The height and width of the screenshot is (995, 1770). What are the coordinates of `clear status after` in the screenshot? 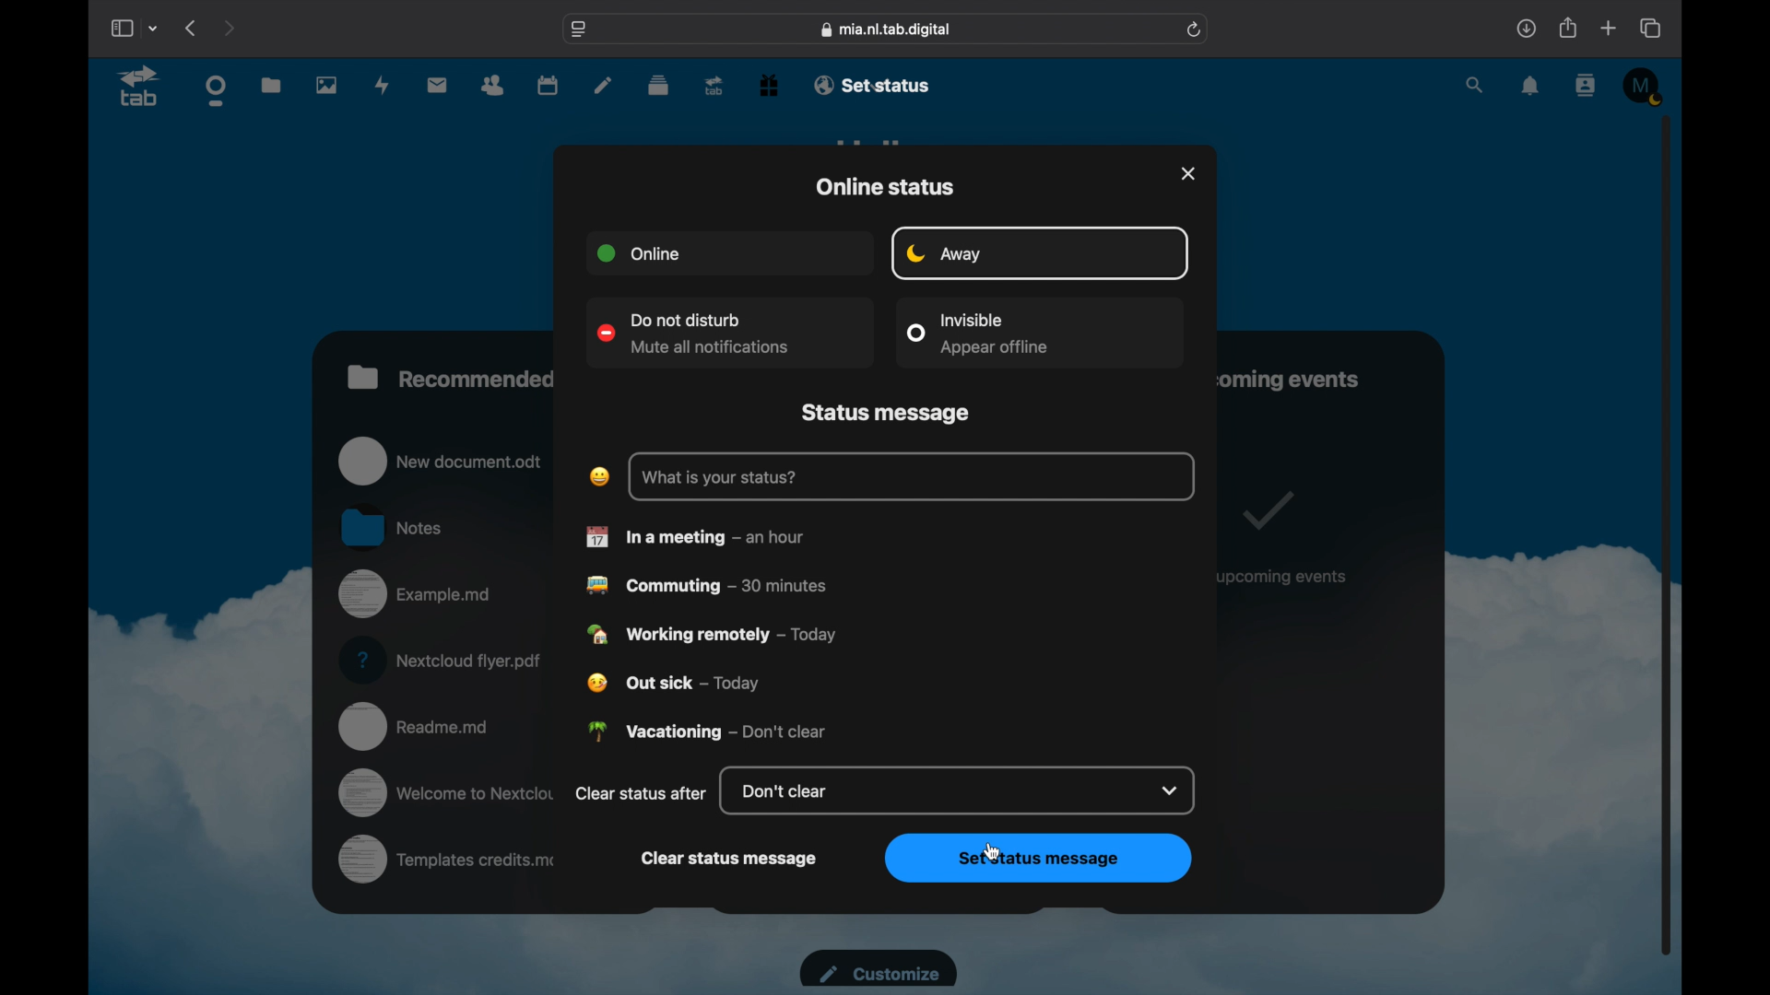 It's located at (641, 792).